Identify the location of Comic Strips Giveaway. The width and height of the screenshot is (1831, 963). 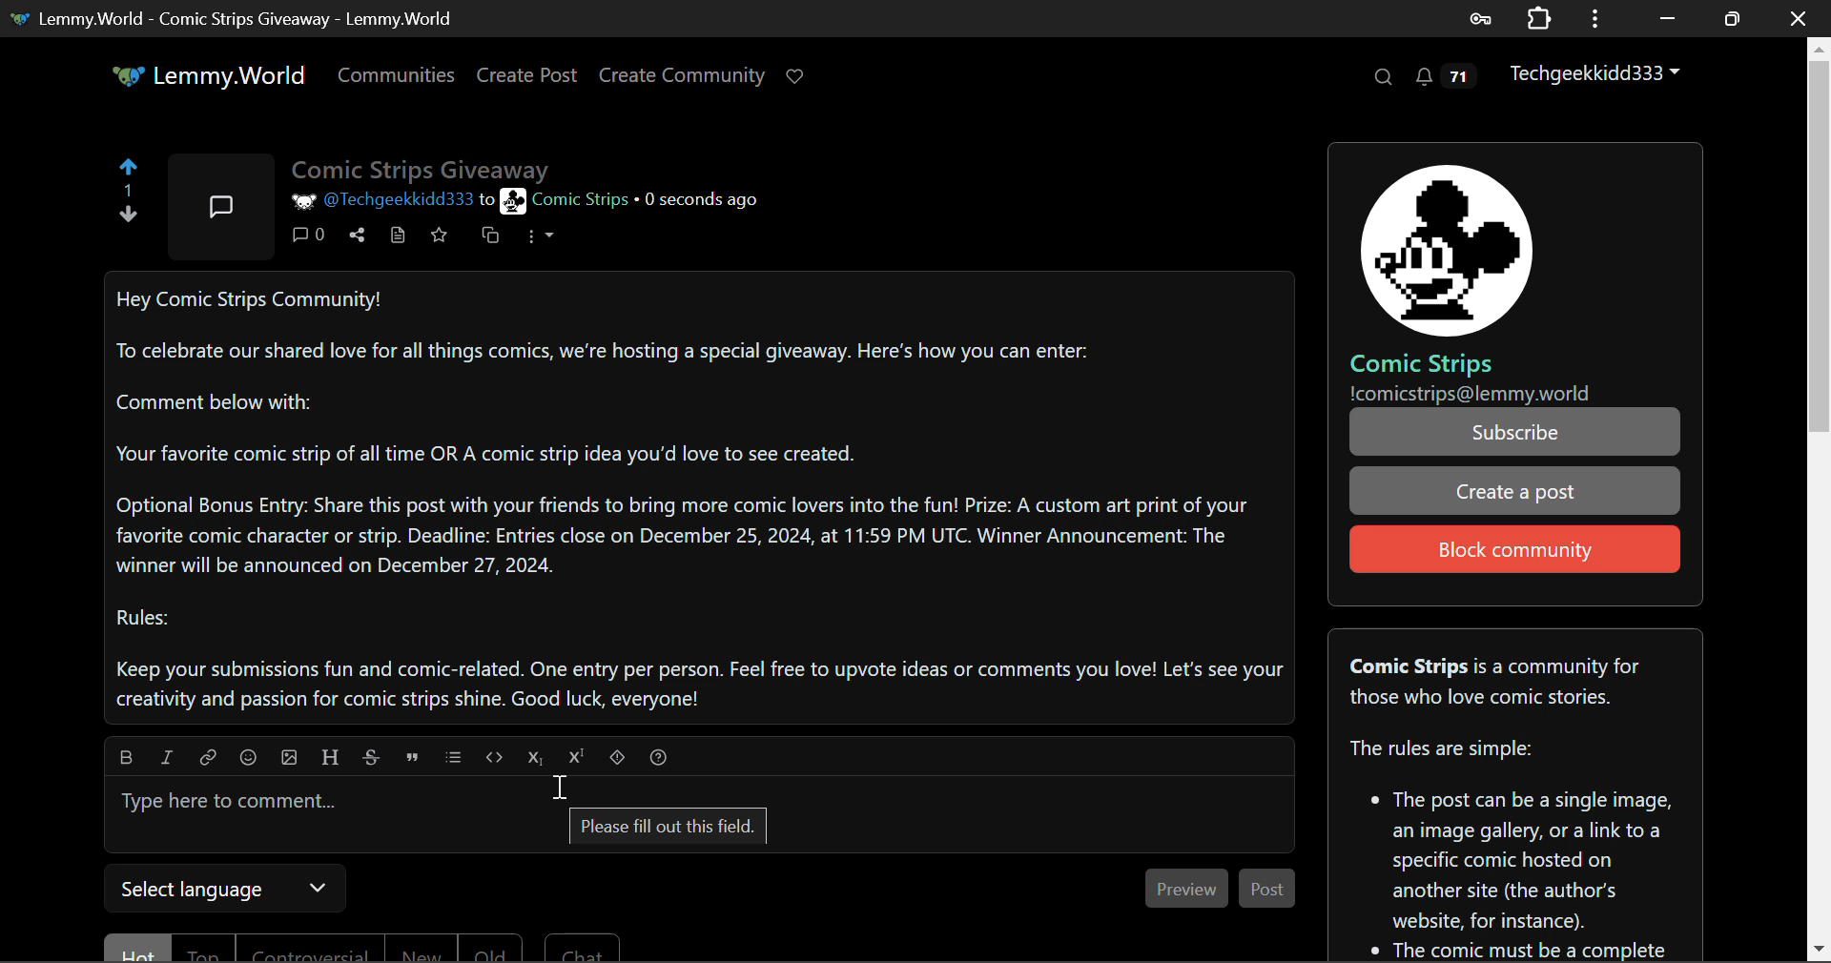
(424, 164).